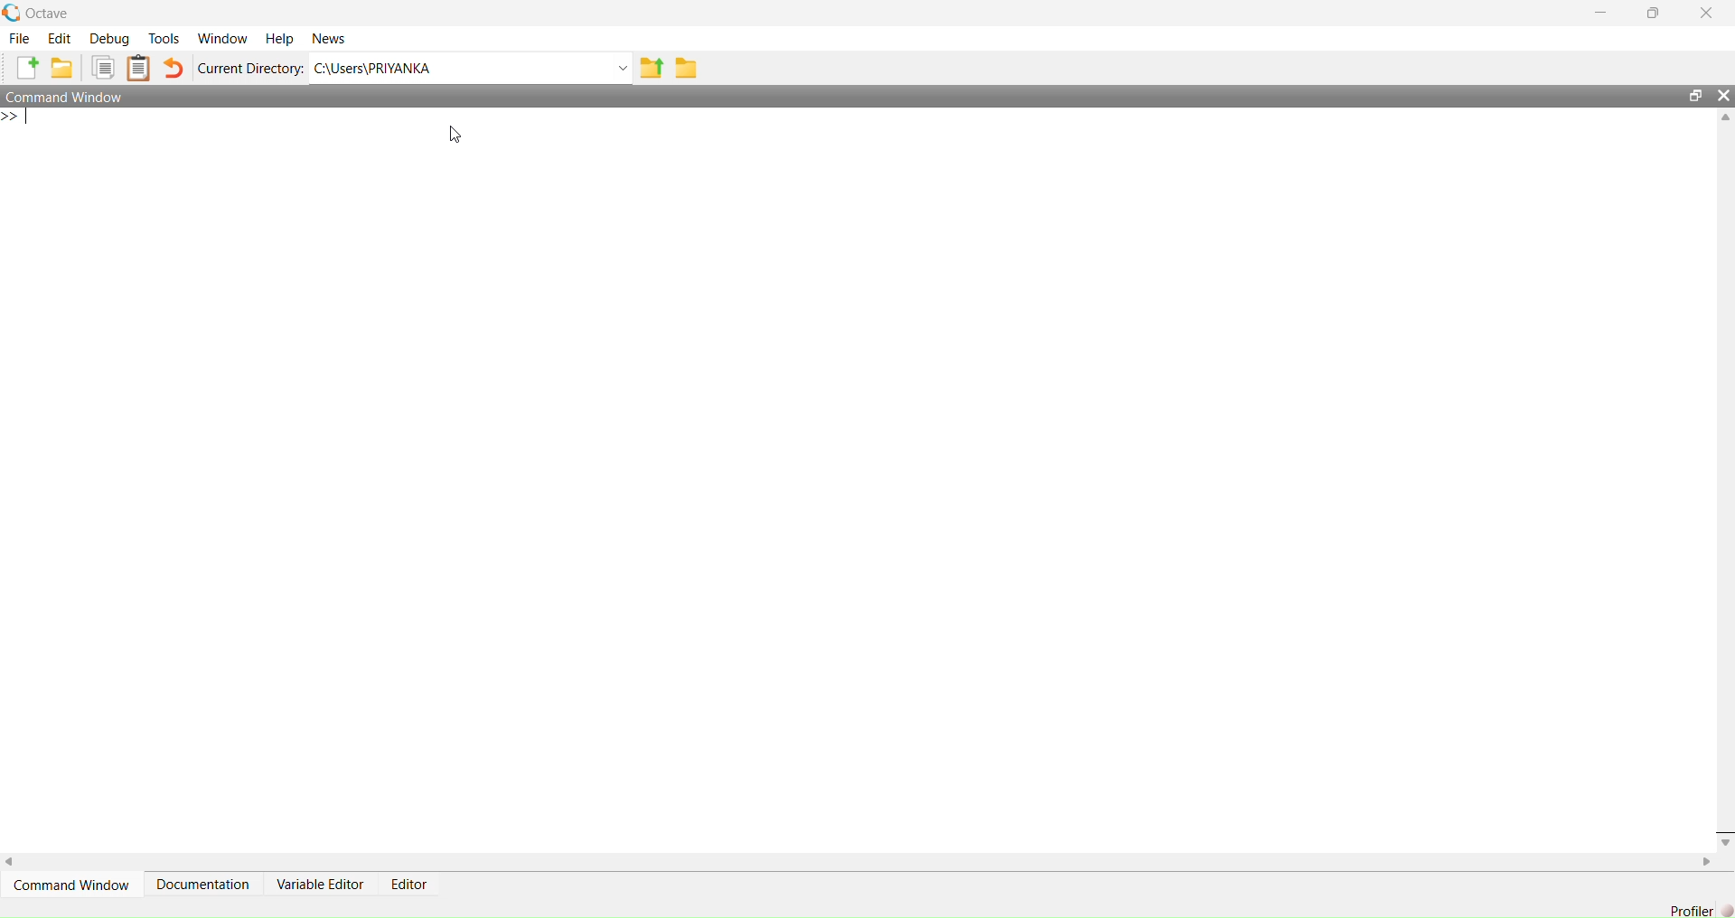 The height and width of the screenshot is (918, 1735). What do you see at coordinates (1724, 123) in the screenshot?
I see `Up` at bounding box center [1724, 123].